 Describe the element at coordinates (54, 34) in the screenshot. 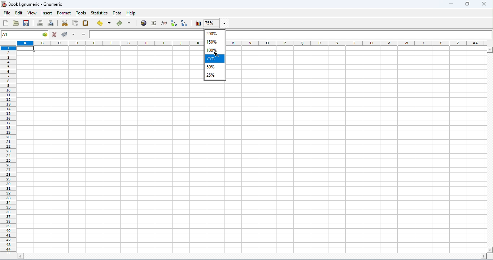

I see `reject` at that location.